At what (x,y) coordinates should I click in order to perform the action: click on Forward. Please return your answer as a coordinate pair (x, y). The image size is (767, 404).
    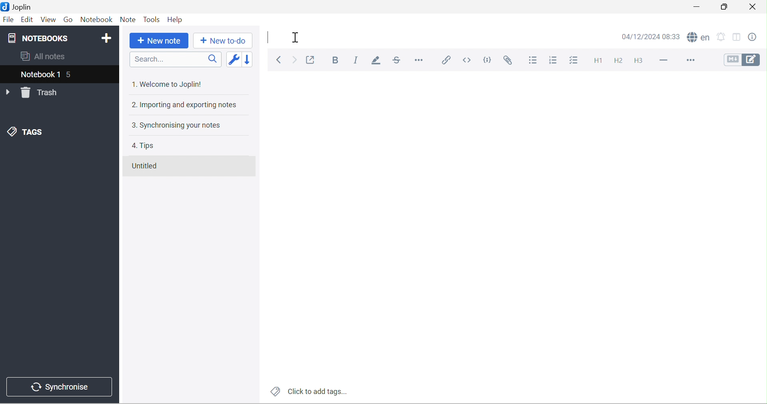
    Looking at the image, I should click on (295, 60).